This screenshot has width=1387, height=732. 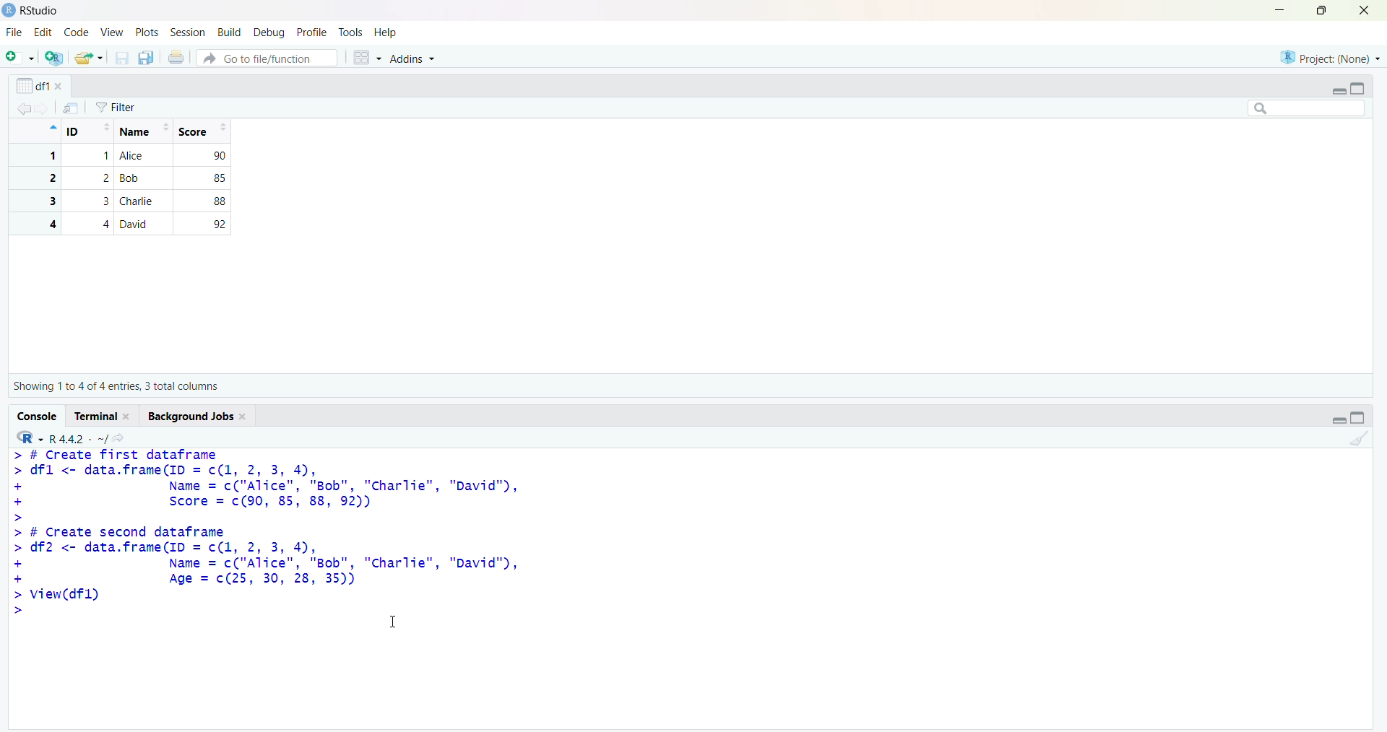 What do you see at coordinates (267, 58) in the screenshot?
I see `Go to file/function` at bounding box center [267, 58].